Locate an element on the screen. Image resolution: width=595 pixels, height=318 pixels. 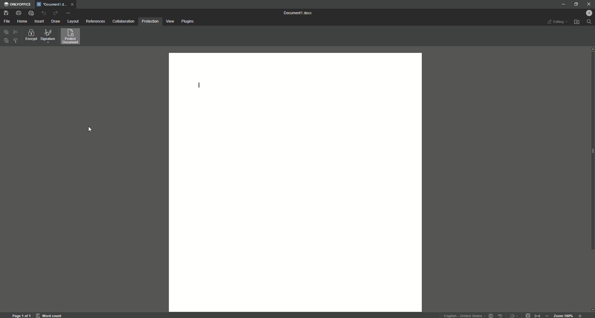
text language is located at coordinates (463, 315).